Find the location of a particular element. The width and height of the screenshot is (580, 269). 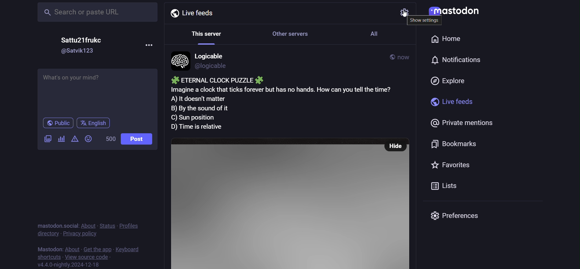

home is located at coordinates (447, 38).